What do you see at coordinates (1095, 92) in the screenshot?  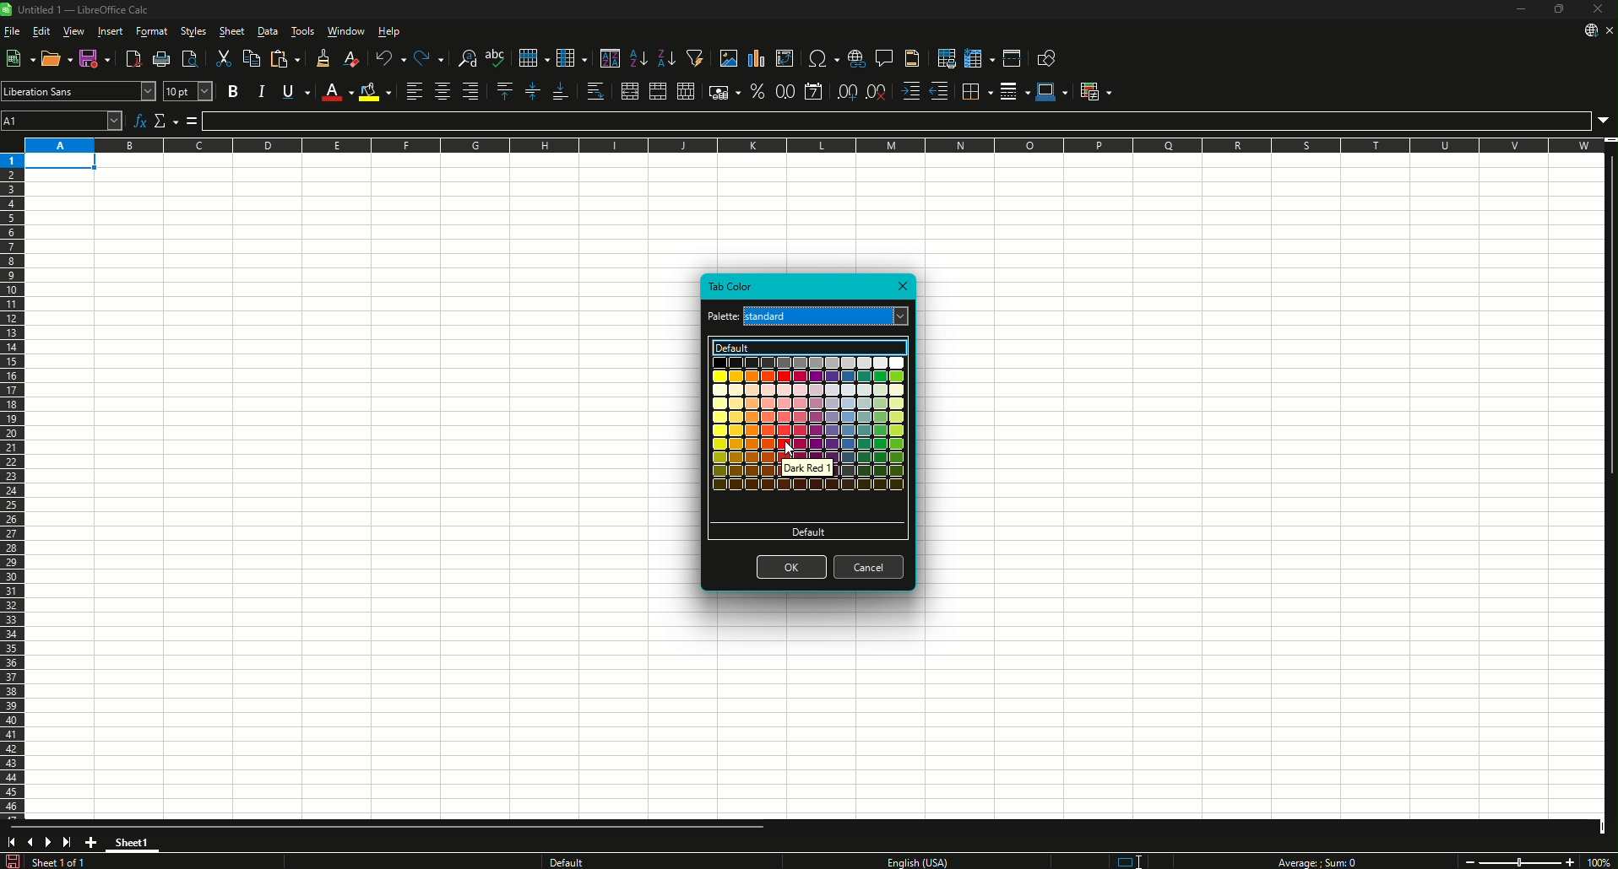 I see `Conditional` at bounding box center [1095, 92].